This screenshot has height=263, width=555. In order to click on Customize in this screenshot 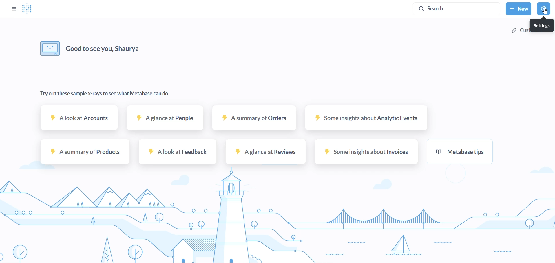, I will do `click(519, 30)`.